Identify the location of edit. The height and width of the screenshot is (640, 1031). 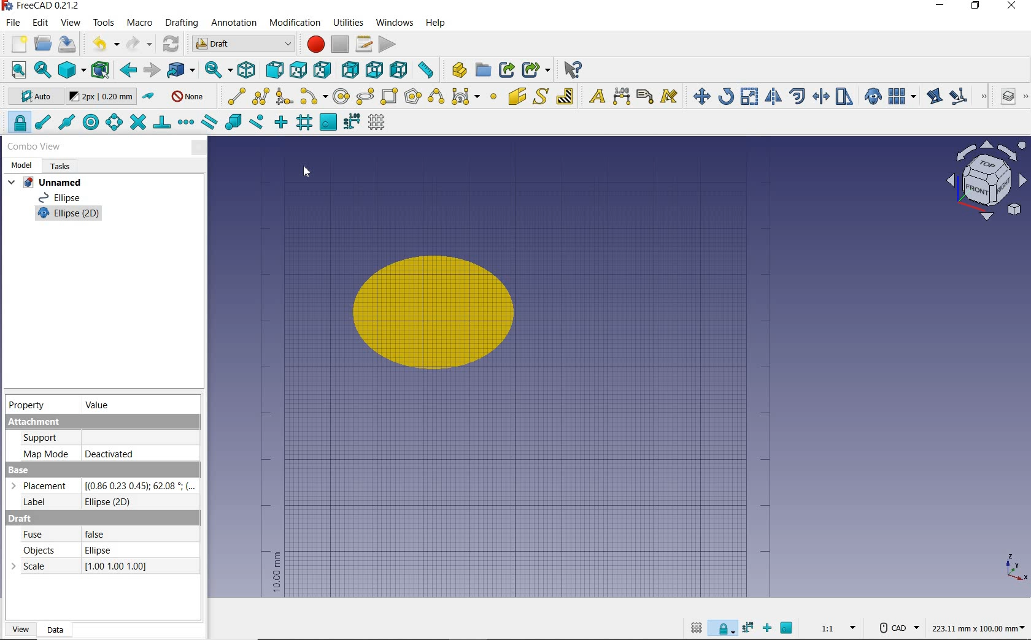
(933, 96).